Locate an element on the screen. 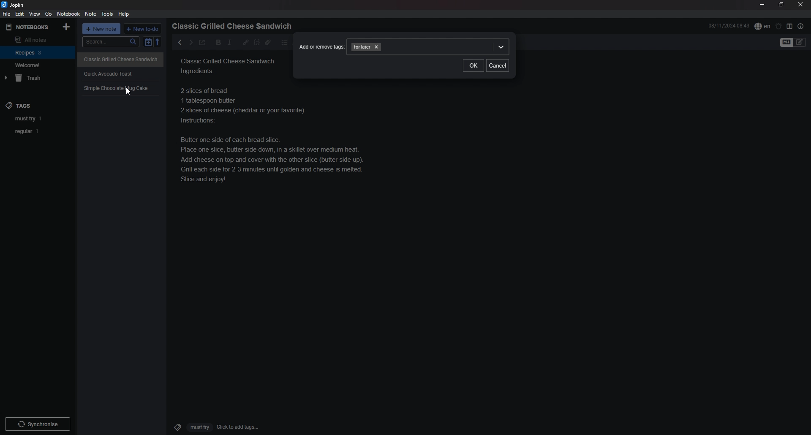 The height and width of the screenshot is (435, 811). resize is located at coordinates (781, 5).